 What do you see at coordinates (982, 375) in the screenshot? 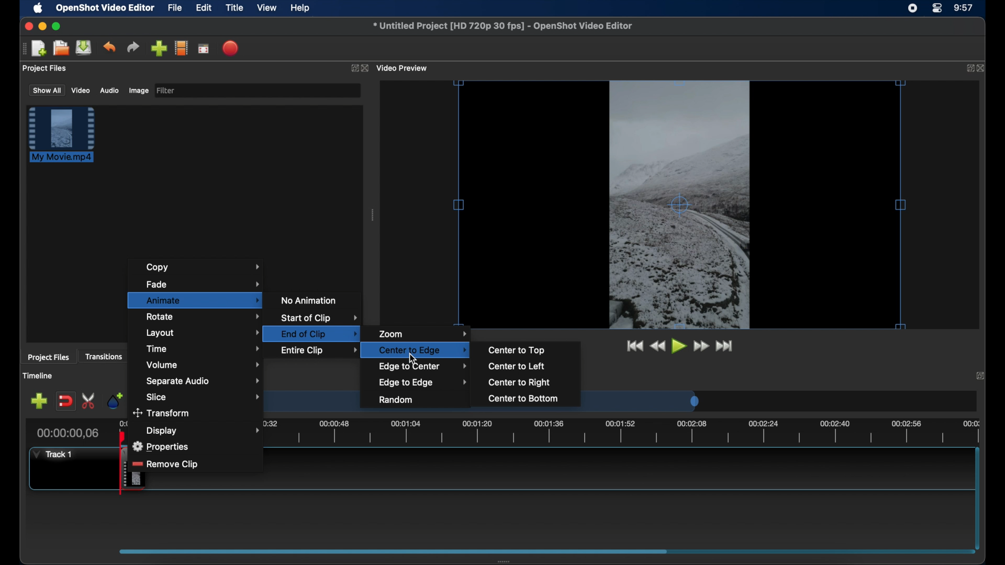
I see `expand` at bounding box center [982, 375].